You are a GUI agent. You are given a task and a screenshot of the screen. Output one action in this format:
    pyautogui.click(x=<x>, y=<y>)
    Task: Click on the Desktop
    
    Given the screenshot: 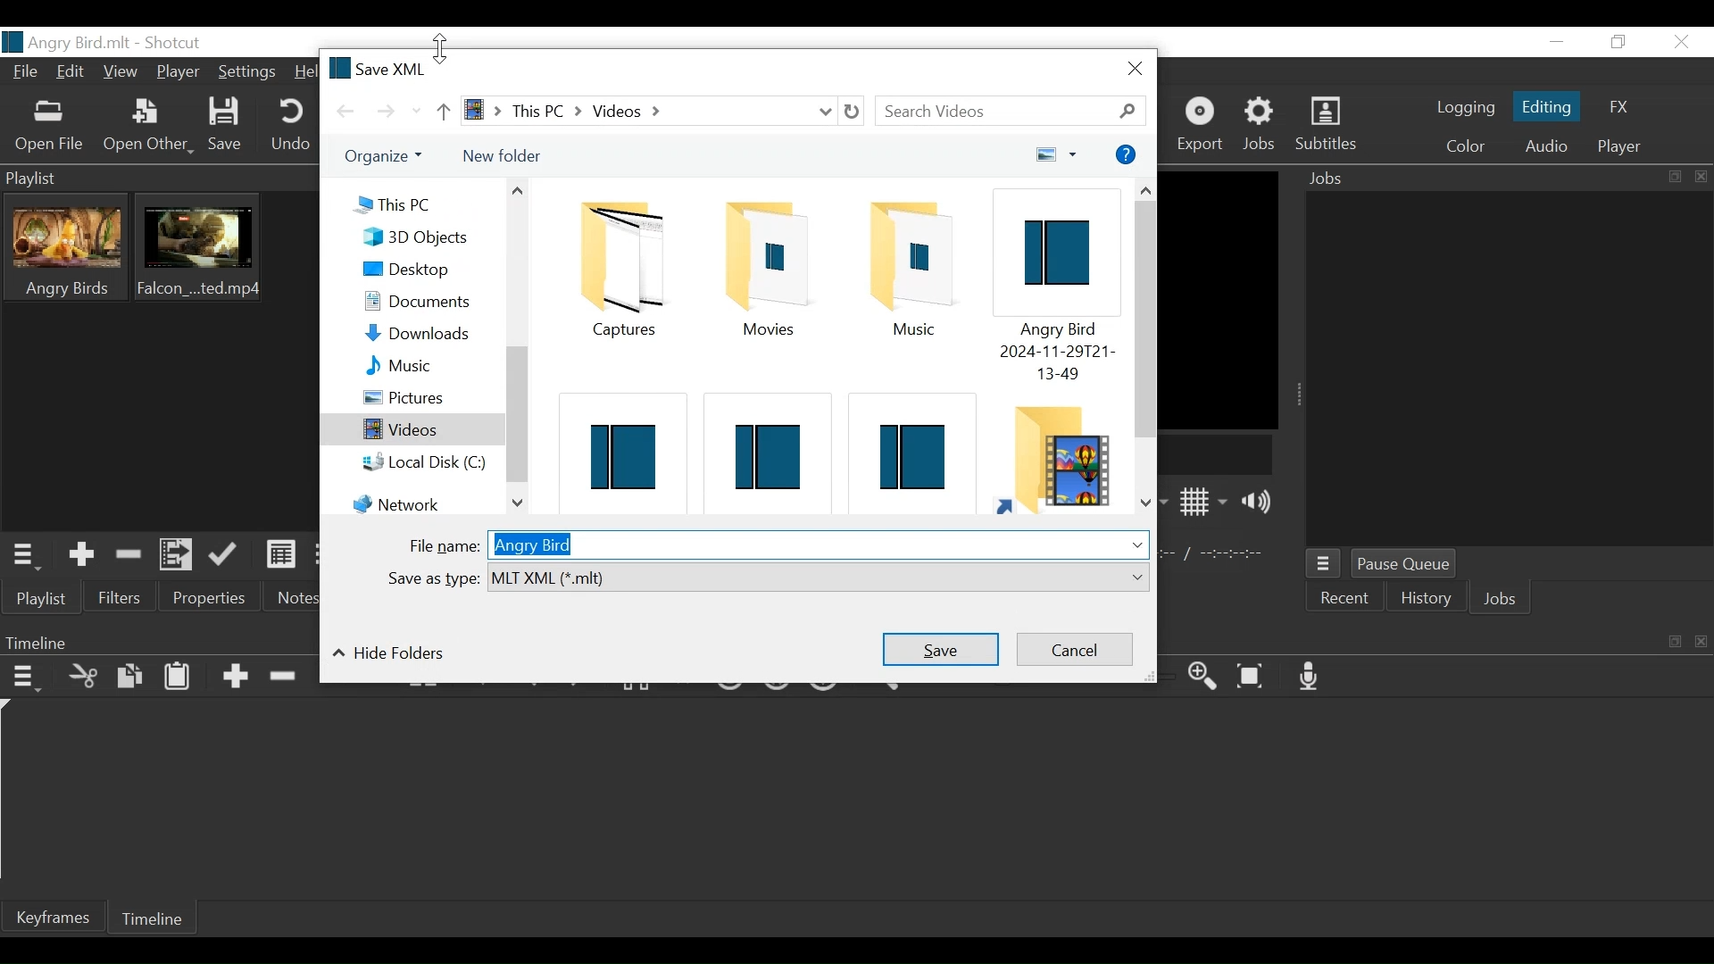 What is the action you would take?
    pyautogui.click(x=427, y=269)
    